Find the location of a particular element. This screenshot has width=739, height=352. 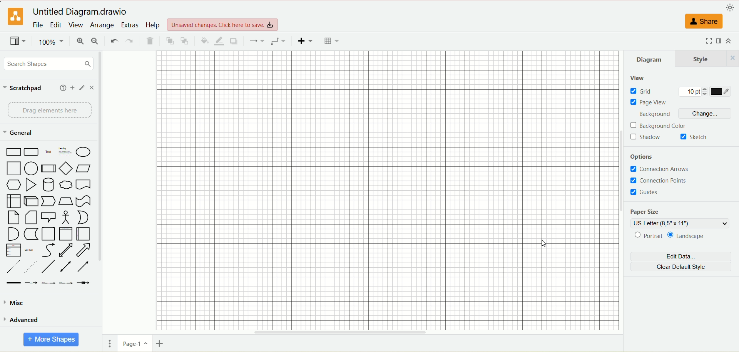

advanced is located at coordinates (23, 320).